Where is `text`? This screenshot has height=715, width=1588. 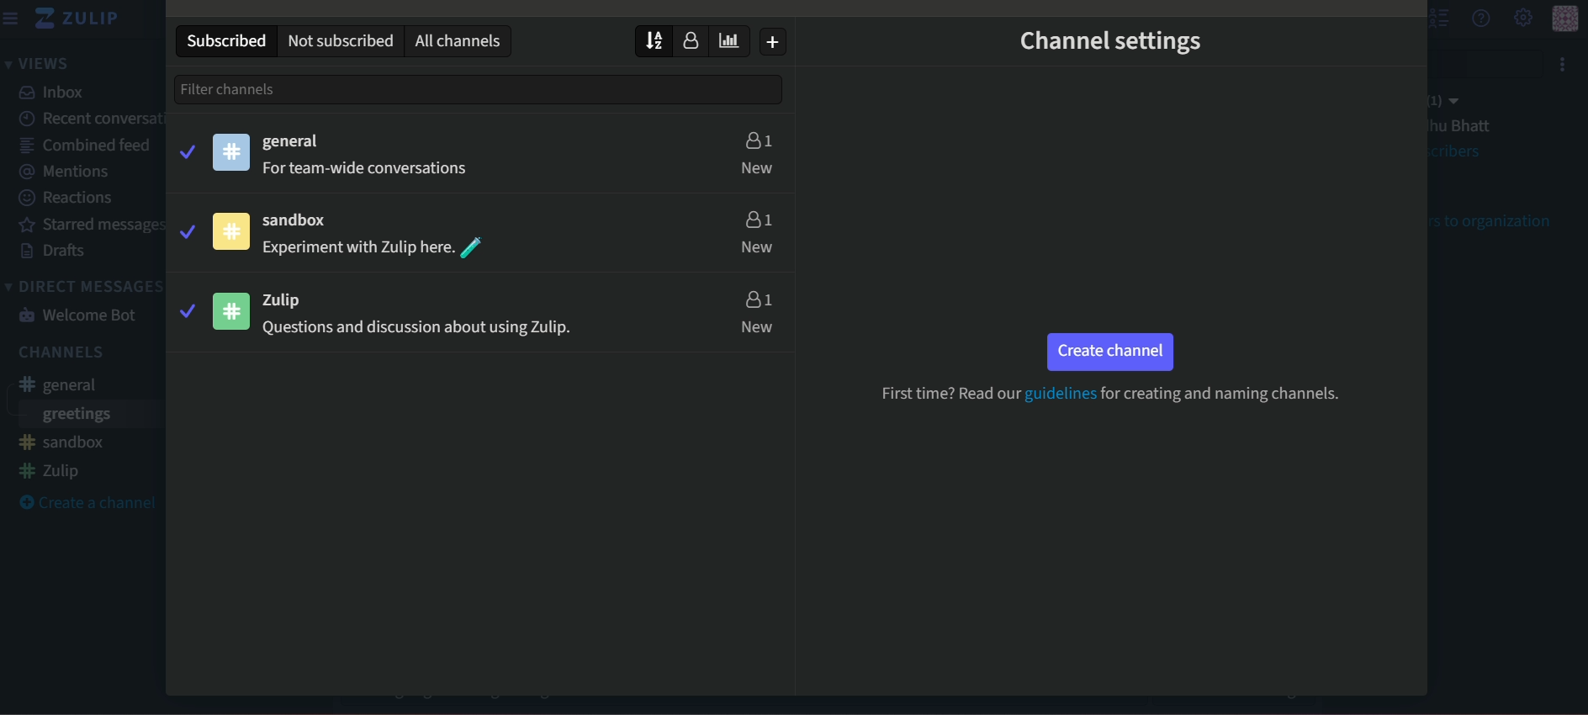
text is located at coordinates (417, 329).